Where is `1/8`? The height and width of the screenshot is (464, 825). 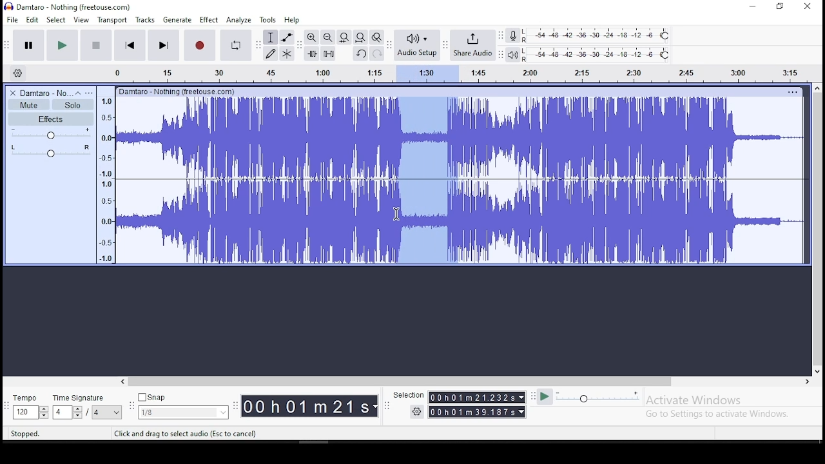
1/8 is located at coordinates (173, 412).